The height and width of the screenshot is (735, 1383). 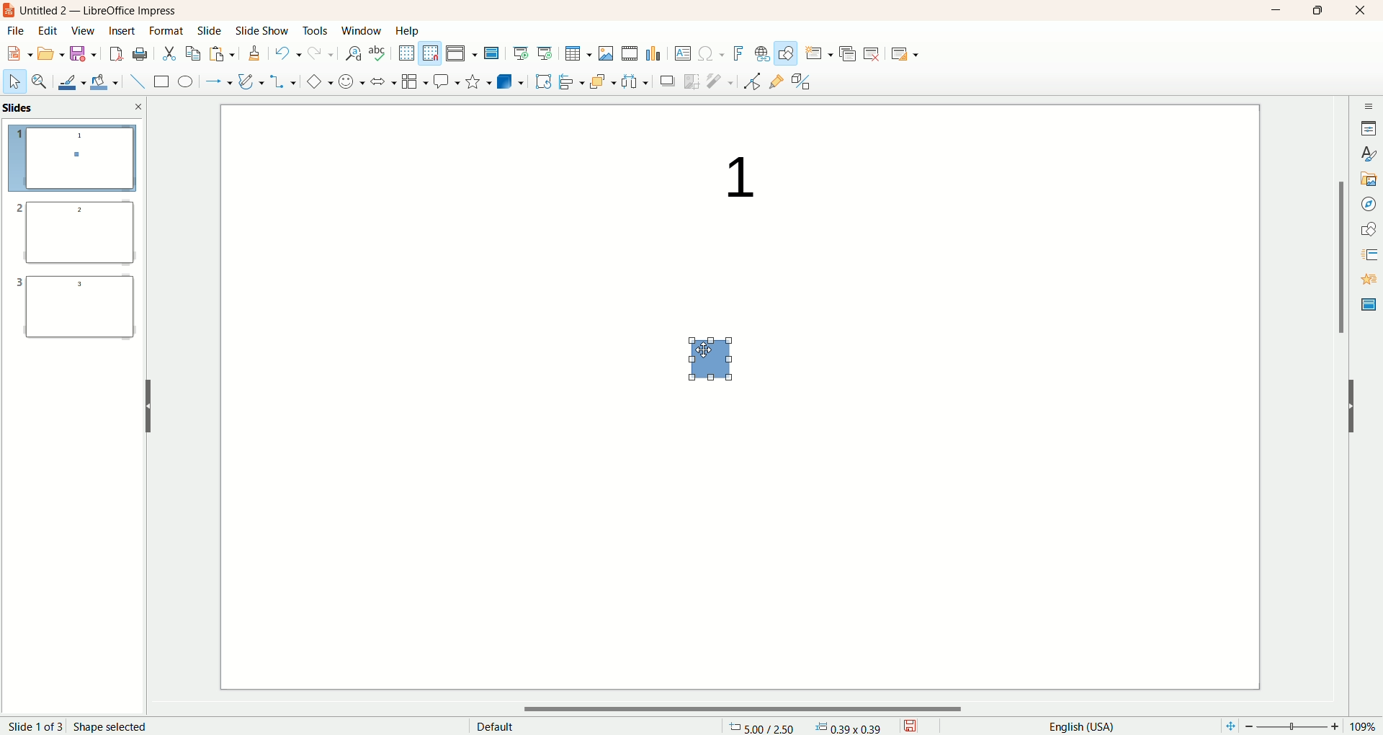 I want to click on insert chart, so click(x=655, y=54).